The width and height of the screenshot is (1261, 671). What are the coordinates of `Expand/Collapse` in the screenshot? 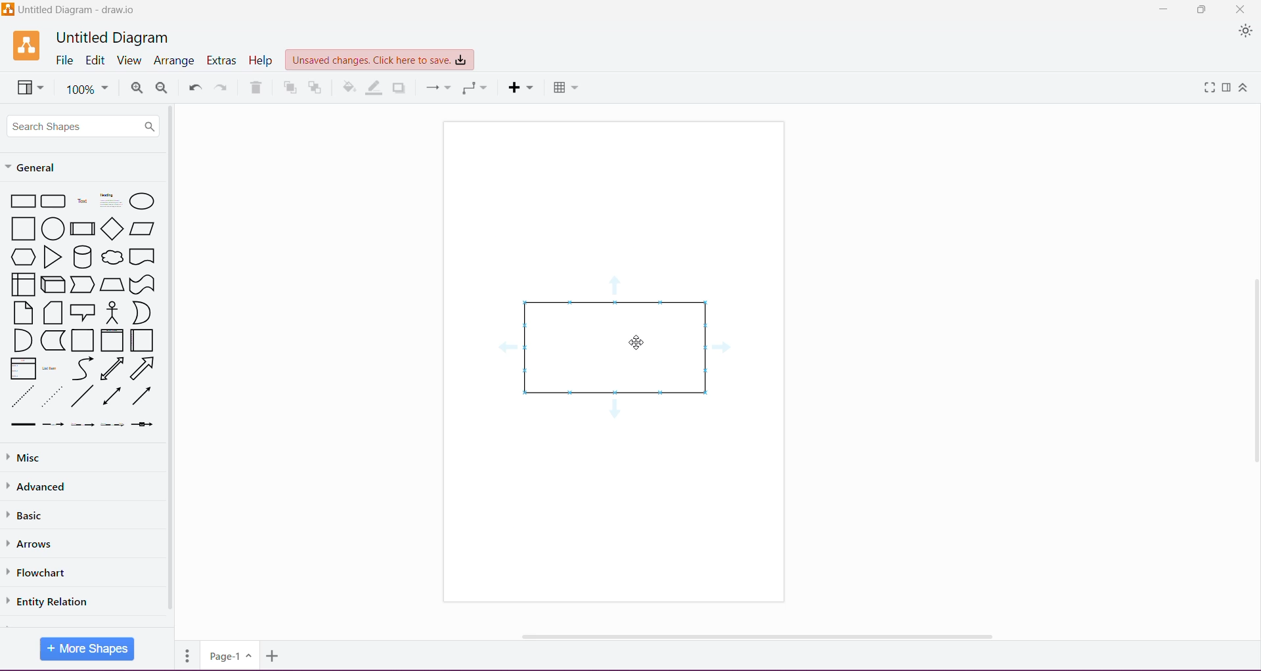 It's located at (1243, 88).